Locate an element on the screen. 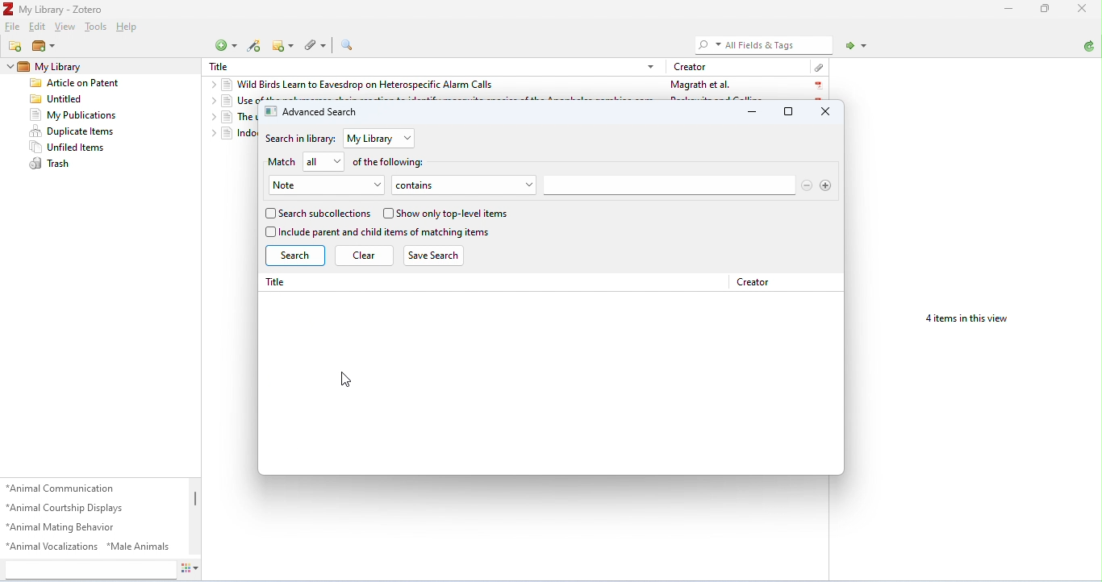 This screenshot has width=1102, height=582. sync with zotero.org is located at coordinates (1090, 47).